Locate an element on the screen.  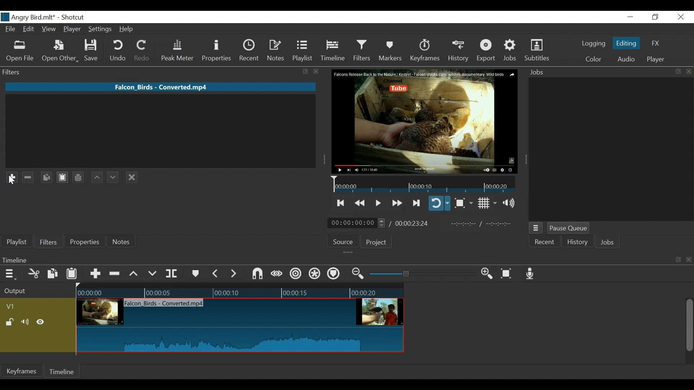
Save Filter set is located at coordinates (79, 177).